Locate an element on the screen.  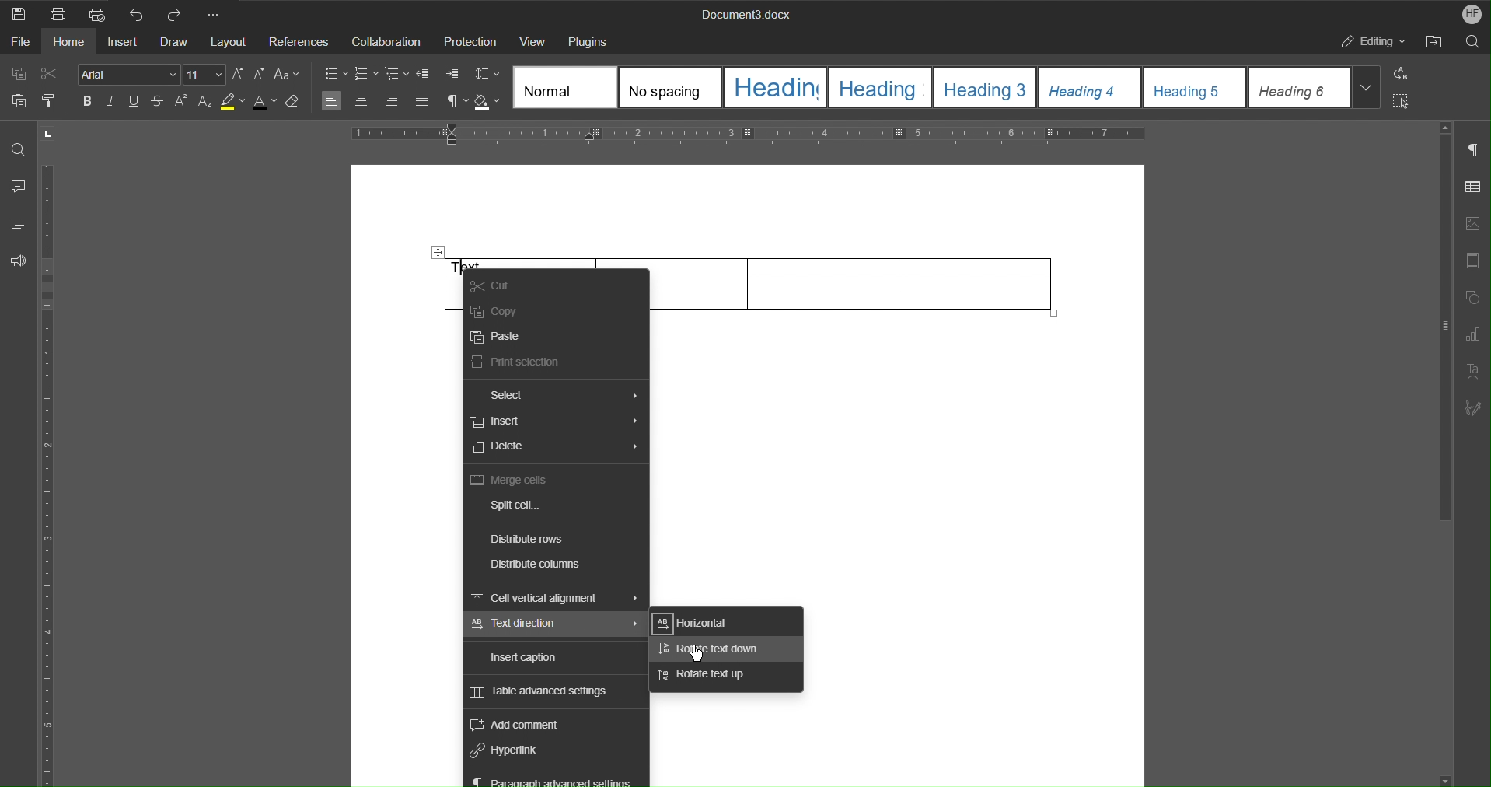
Heading 6 is located at coordinates (1301, 88).